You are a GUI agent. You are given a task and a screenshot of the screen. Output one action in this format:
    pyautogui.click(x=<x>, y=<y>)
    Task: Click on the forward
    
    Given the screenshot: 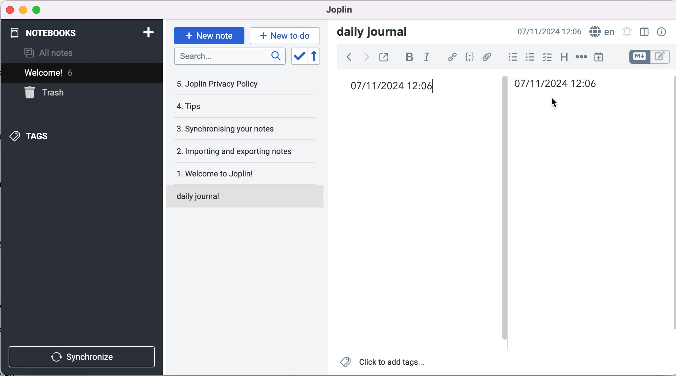 What is the action you would take?
    pyautogui.click(x=365, y=57)
    